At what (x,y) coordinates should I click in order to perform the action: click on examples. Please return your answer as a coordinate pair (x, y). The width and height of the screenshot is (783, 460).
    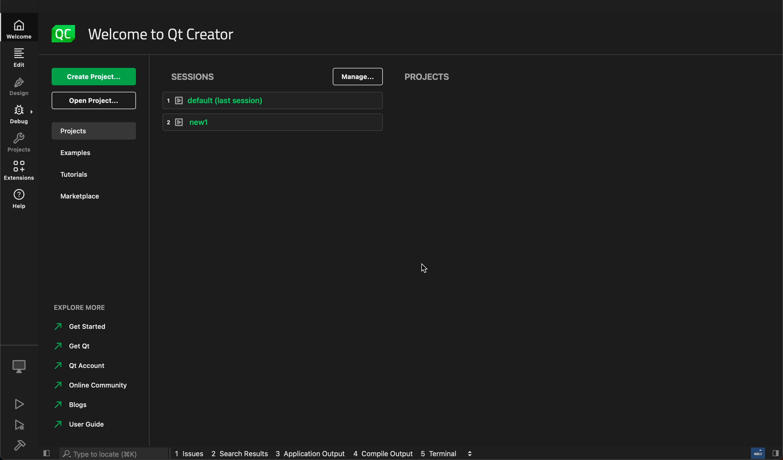
    Looking at the image, I should click on (86, 154).